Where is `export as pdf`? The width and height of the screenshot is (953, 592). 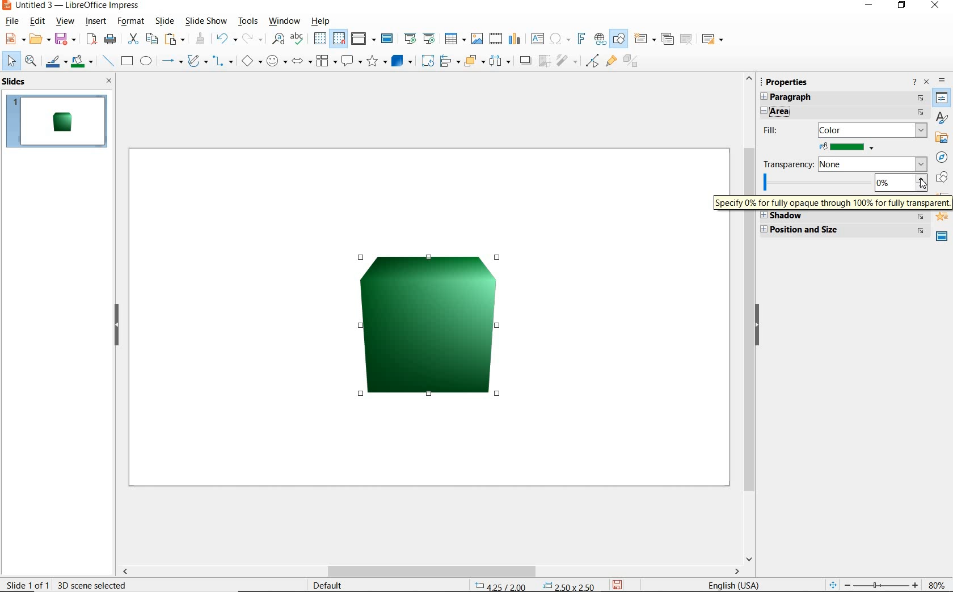 export as pdf is located at coordinates (92, 41).